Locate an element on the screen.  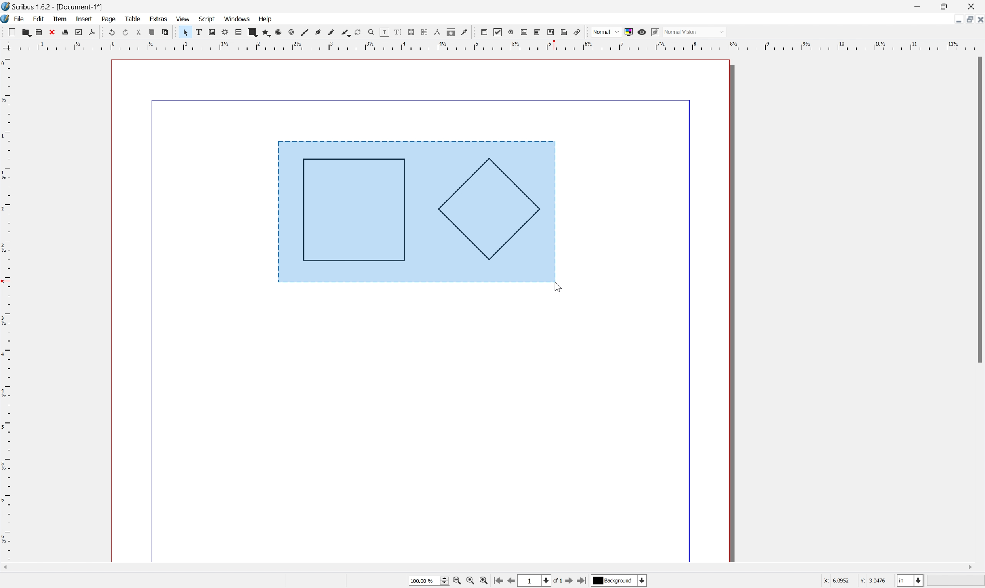
help is located at coordinates (267, 19).